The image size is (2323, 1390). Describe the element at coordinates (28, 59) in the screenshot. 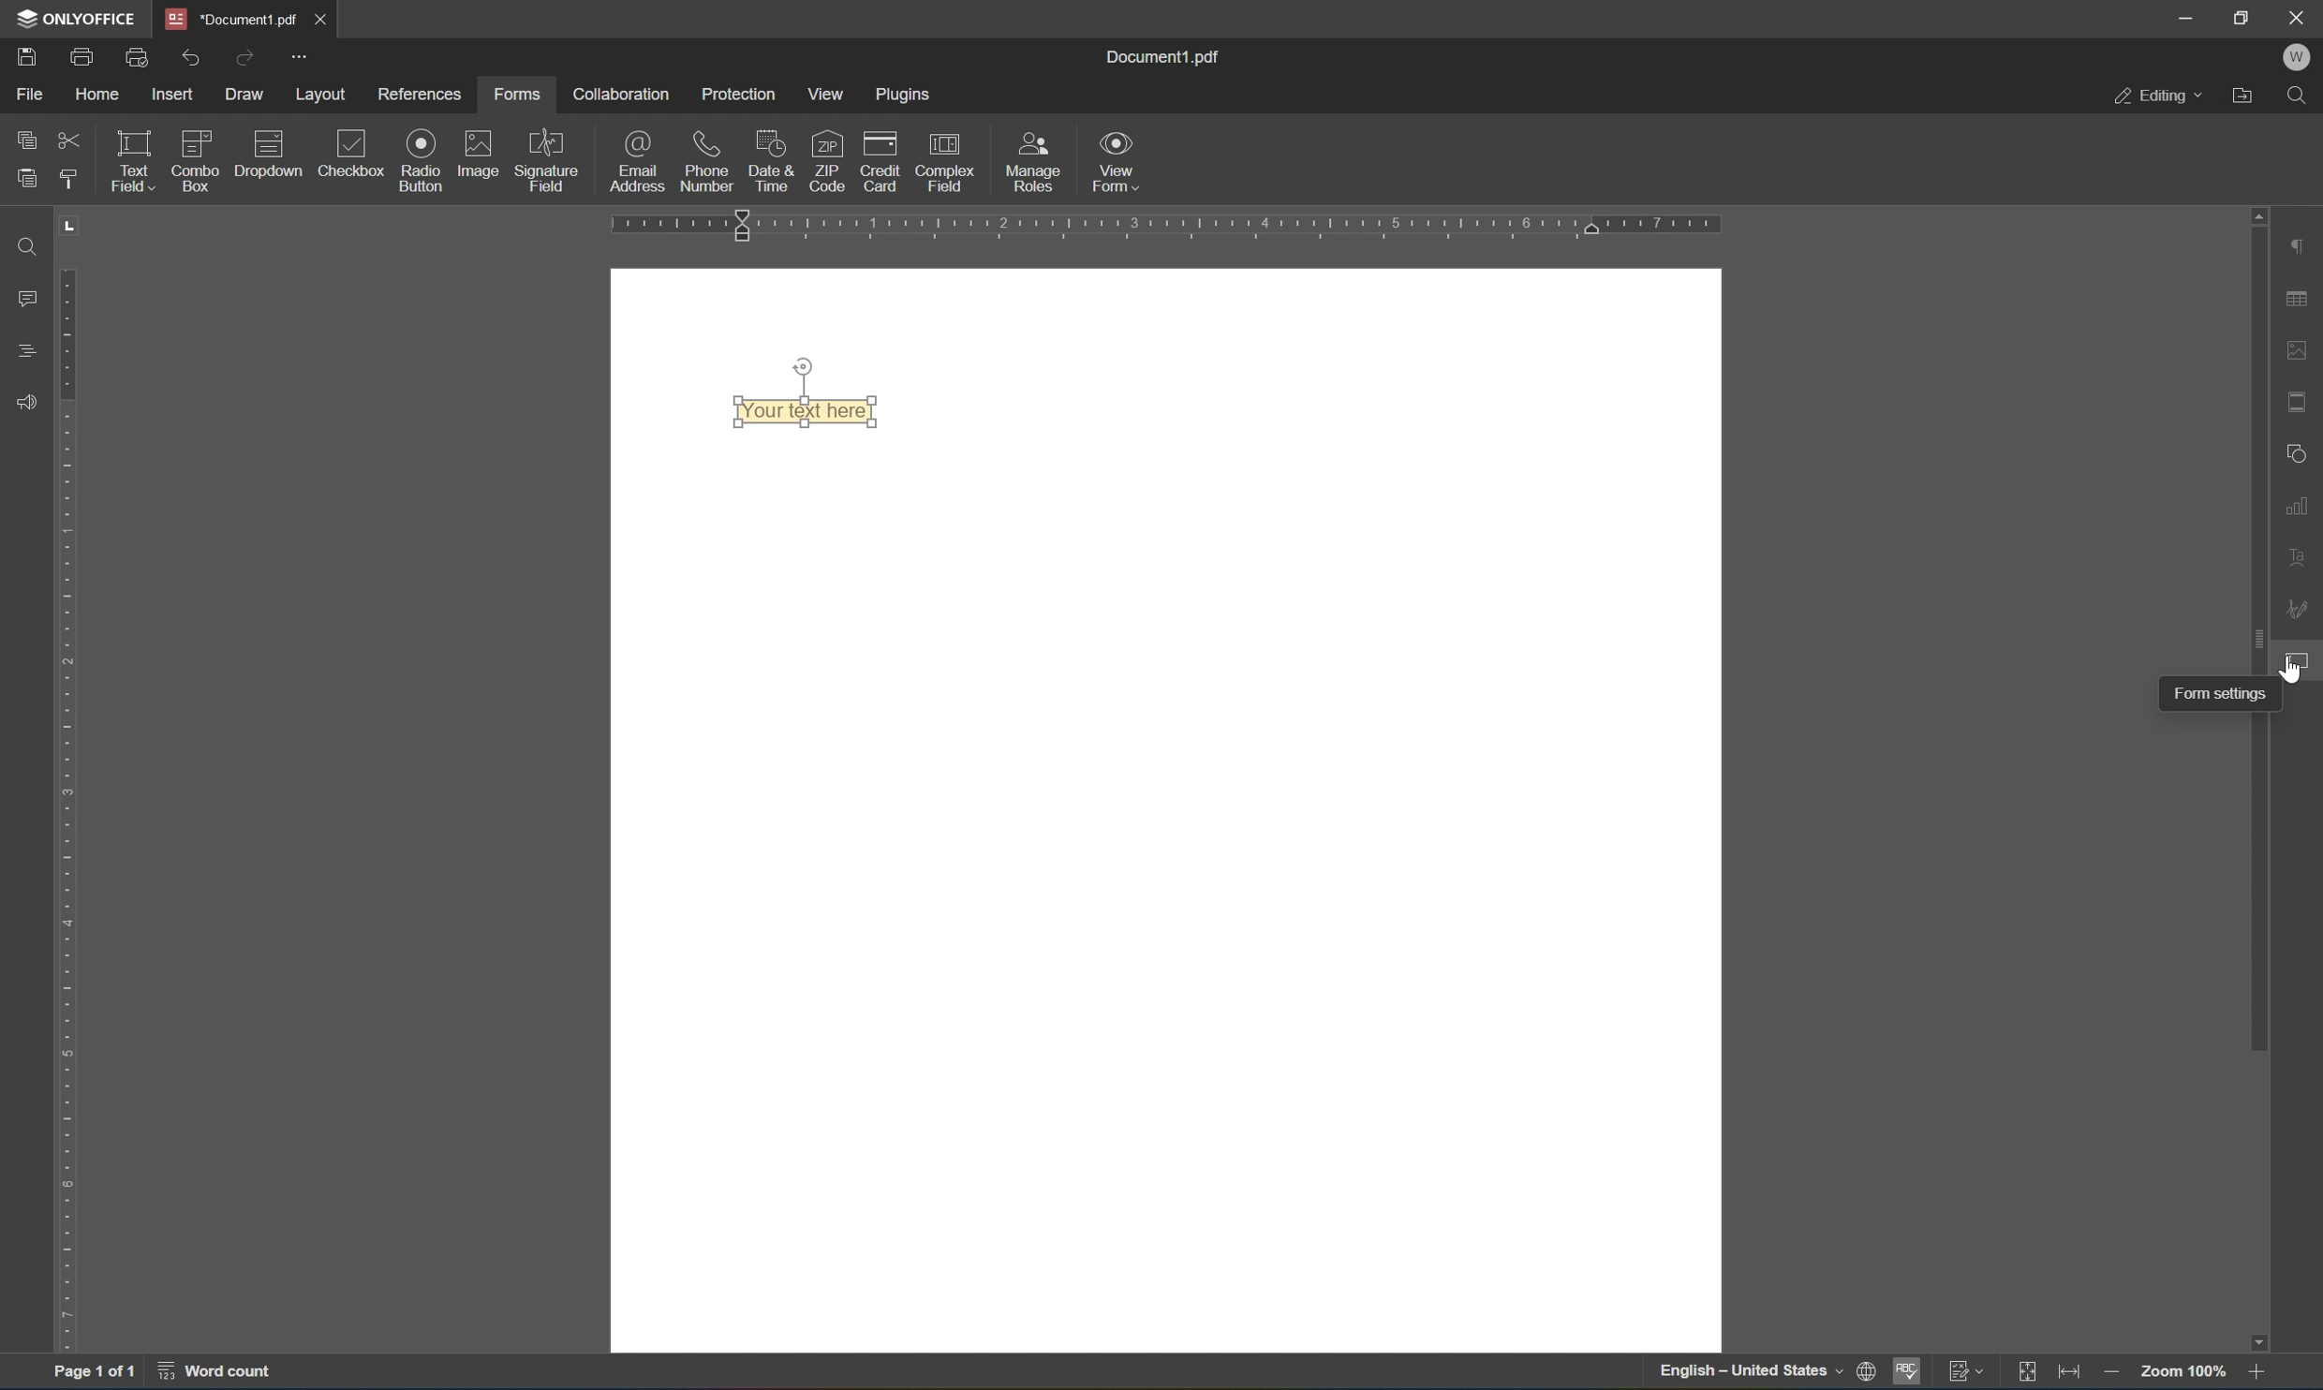

I see `save` at that location.